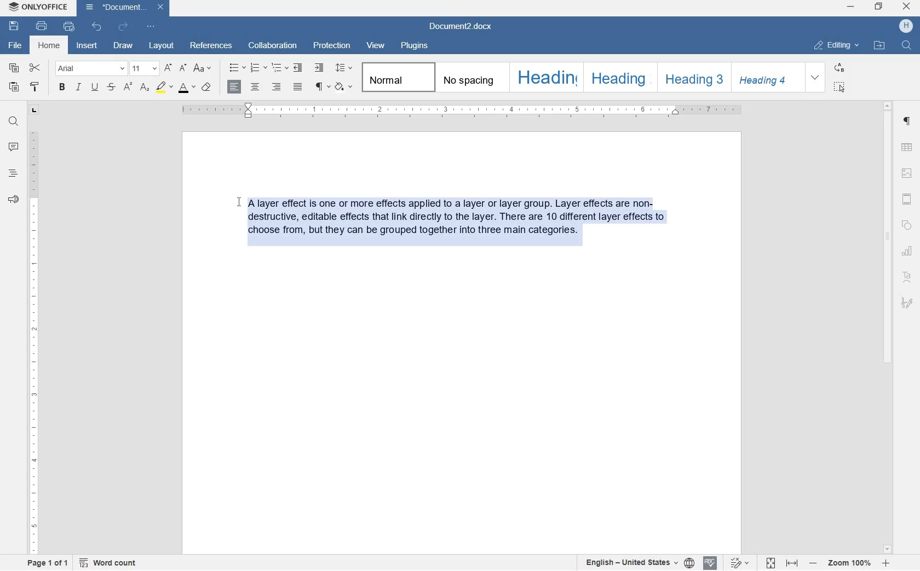 The height and width of the screenshot is (571, 920). What do you see at coordinates (15, 45) in the screenshot?
I see `file` at bounding box center [15, 45].